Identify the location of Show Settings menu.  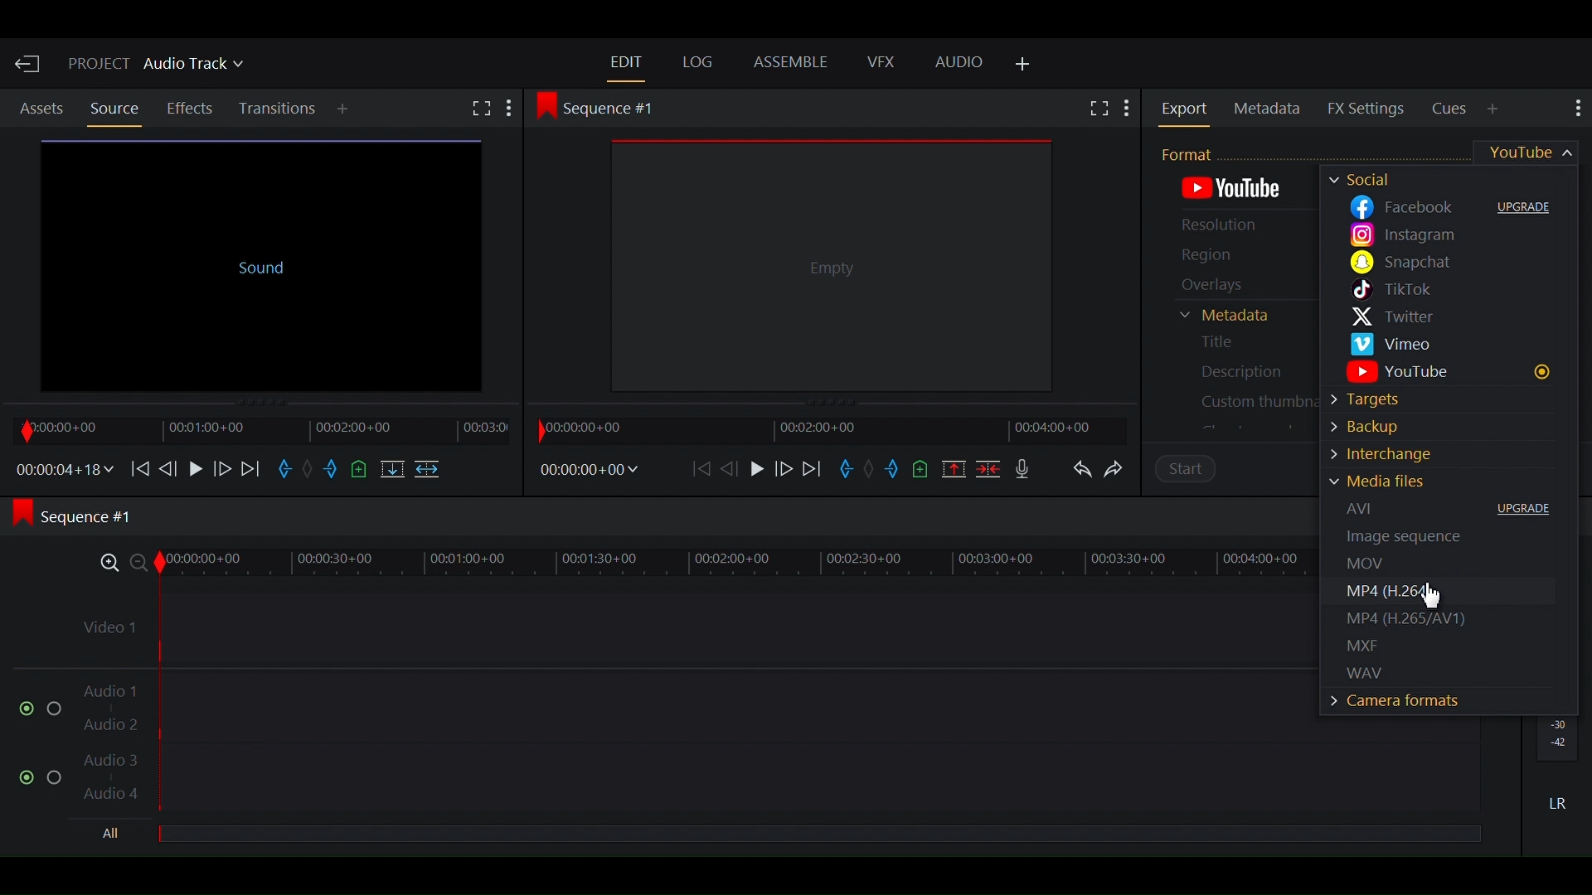
(1128, 110).